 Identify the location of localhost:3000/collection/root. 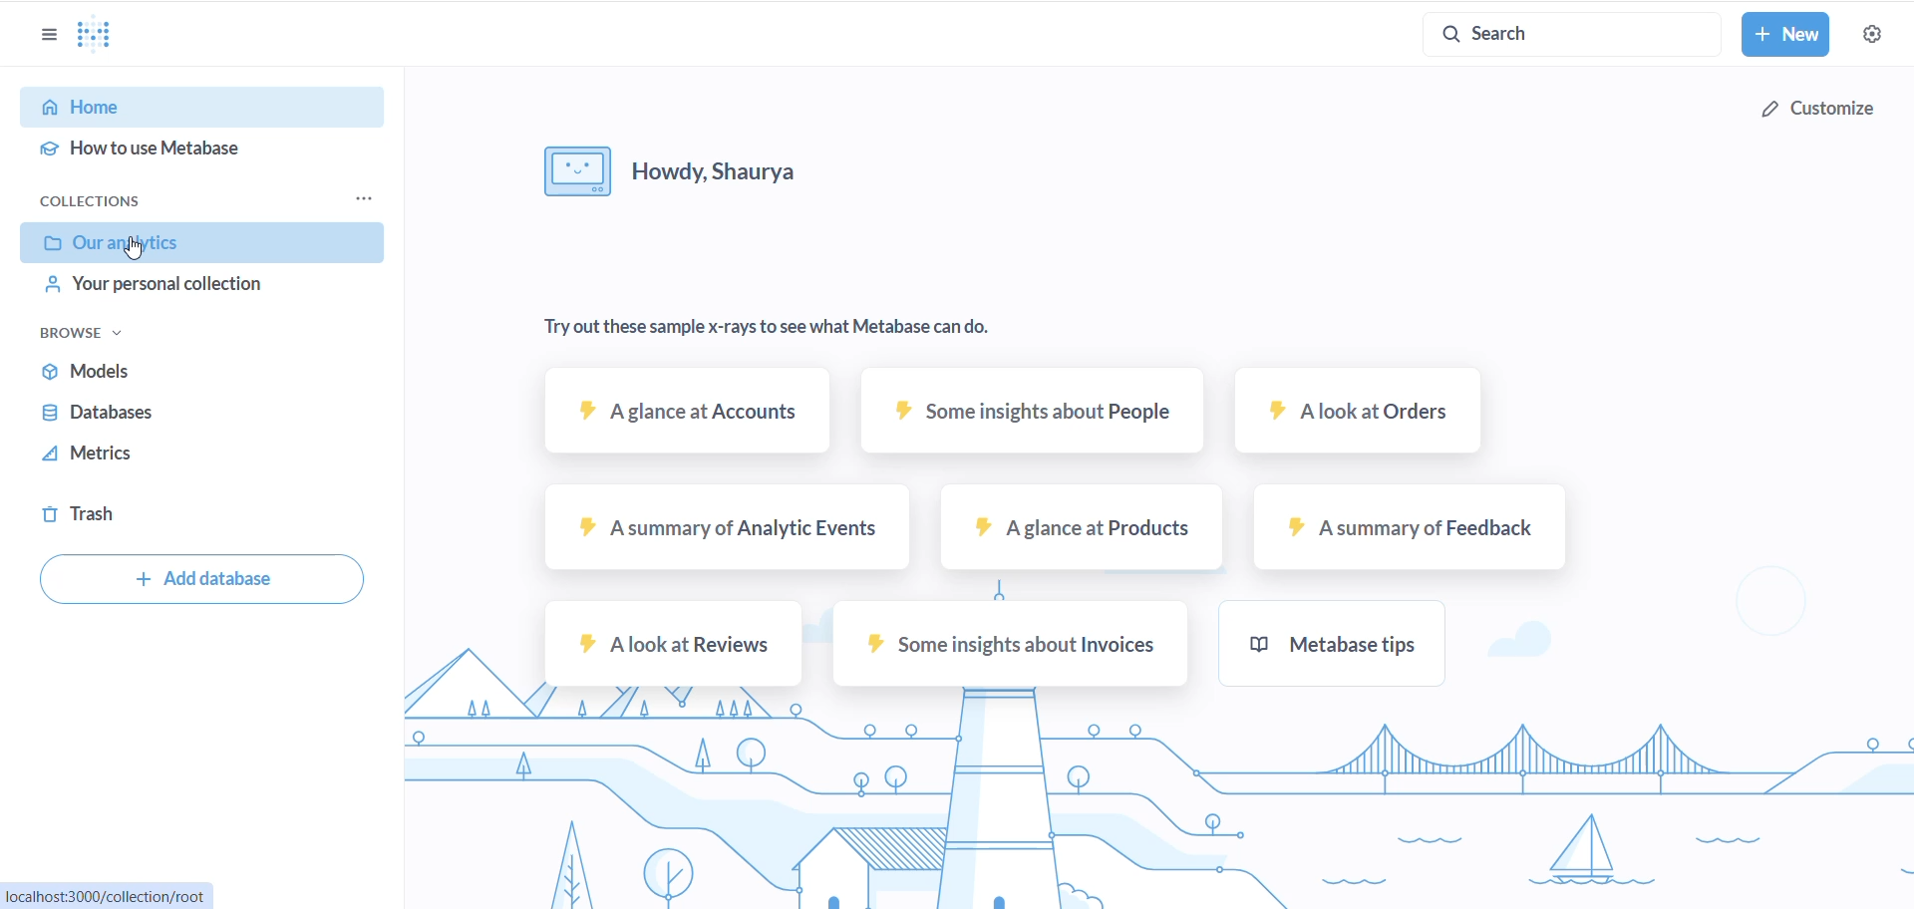
(112, 894).